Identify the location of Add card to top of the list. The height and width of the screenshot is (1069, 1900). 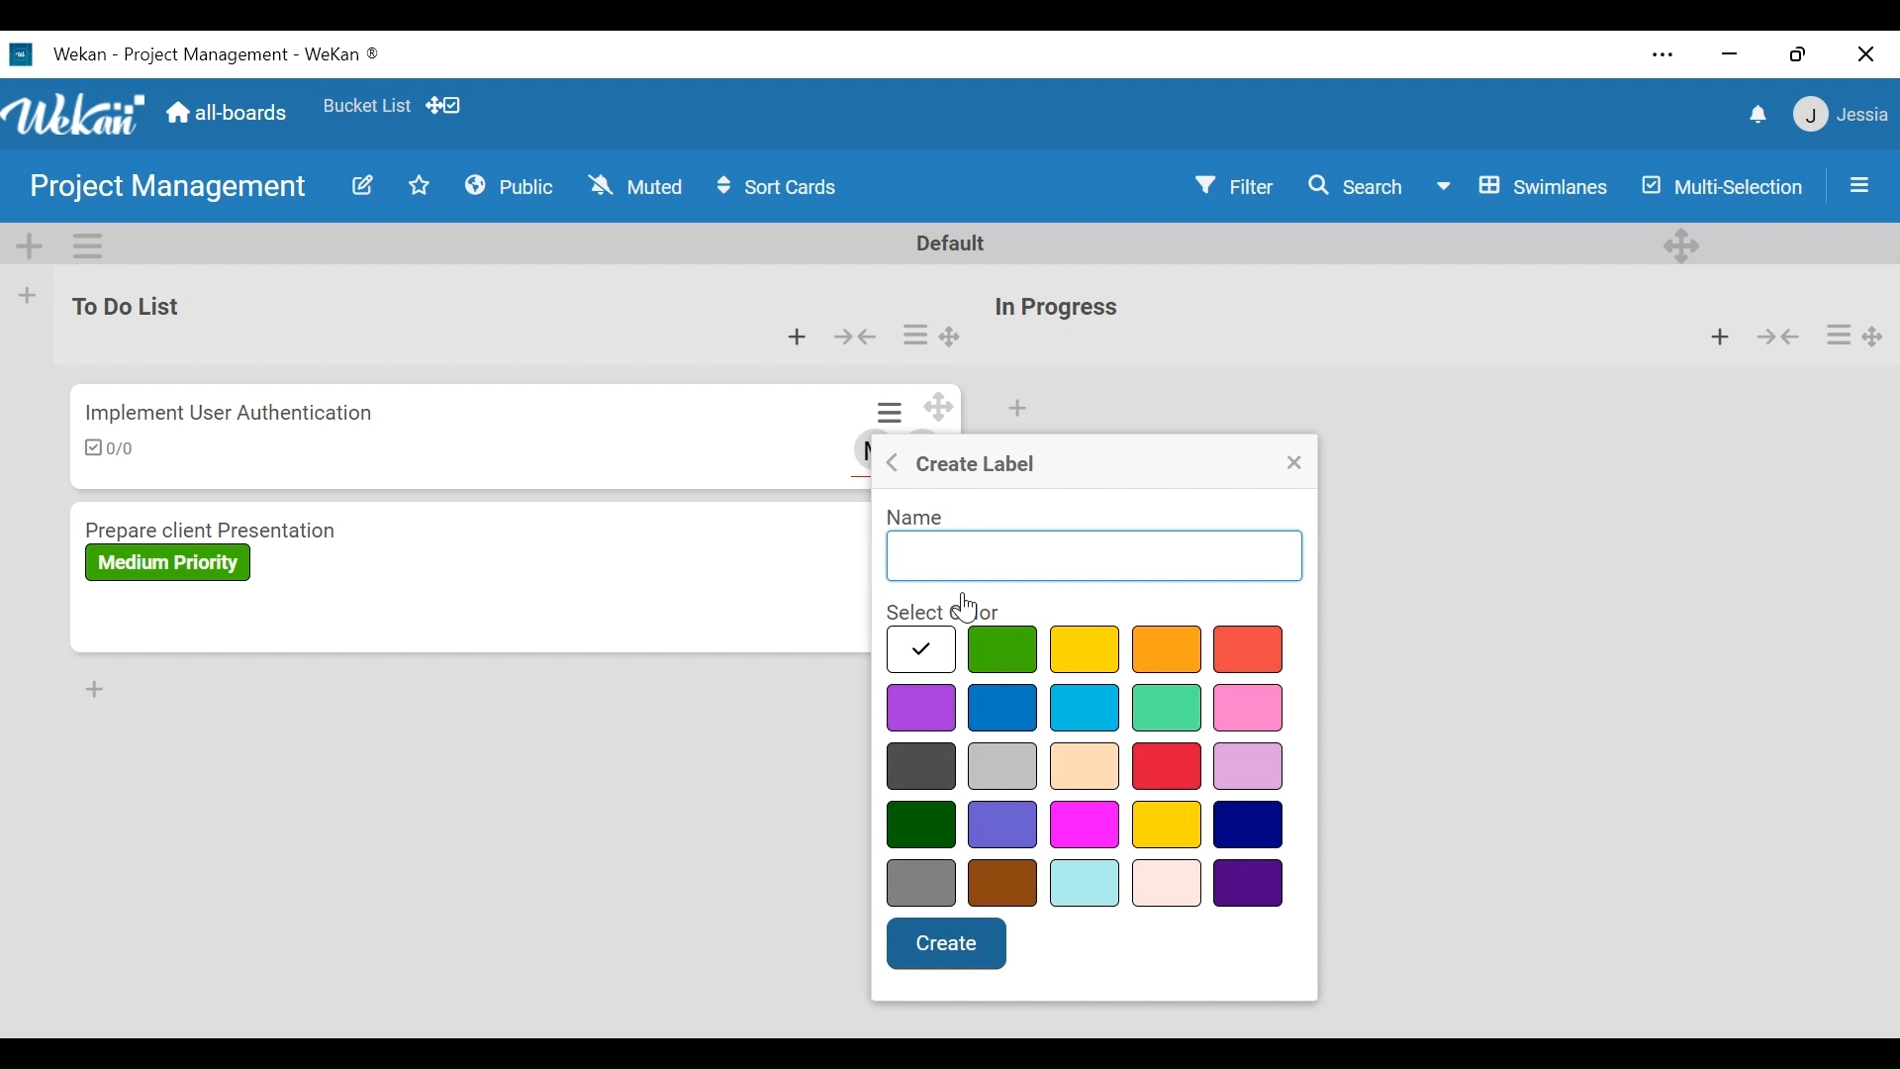
(1720, 336).